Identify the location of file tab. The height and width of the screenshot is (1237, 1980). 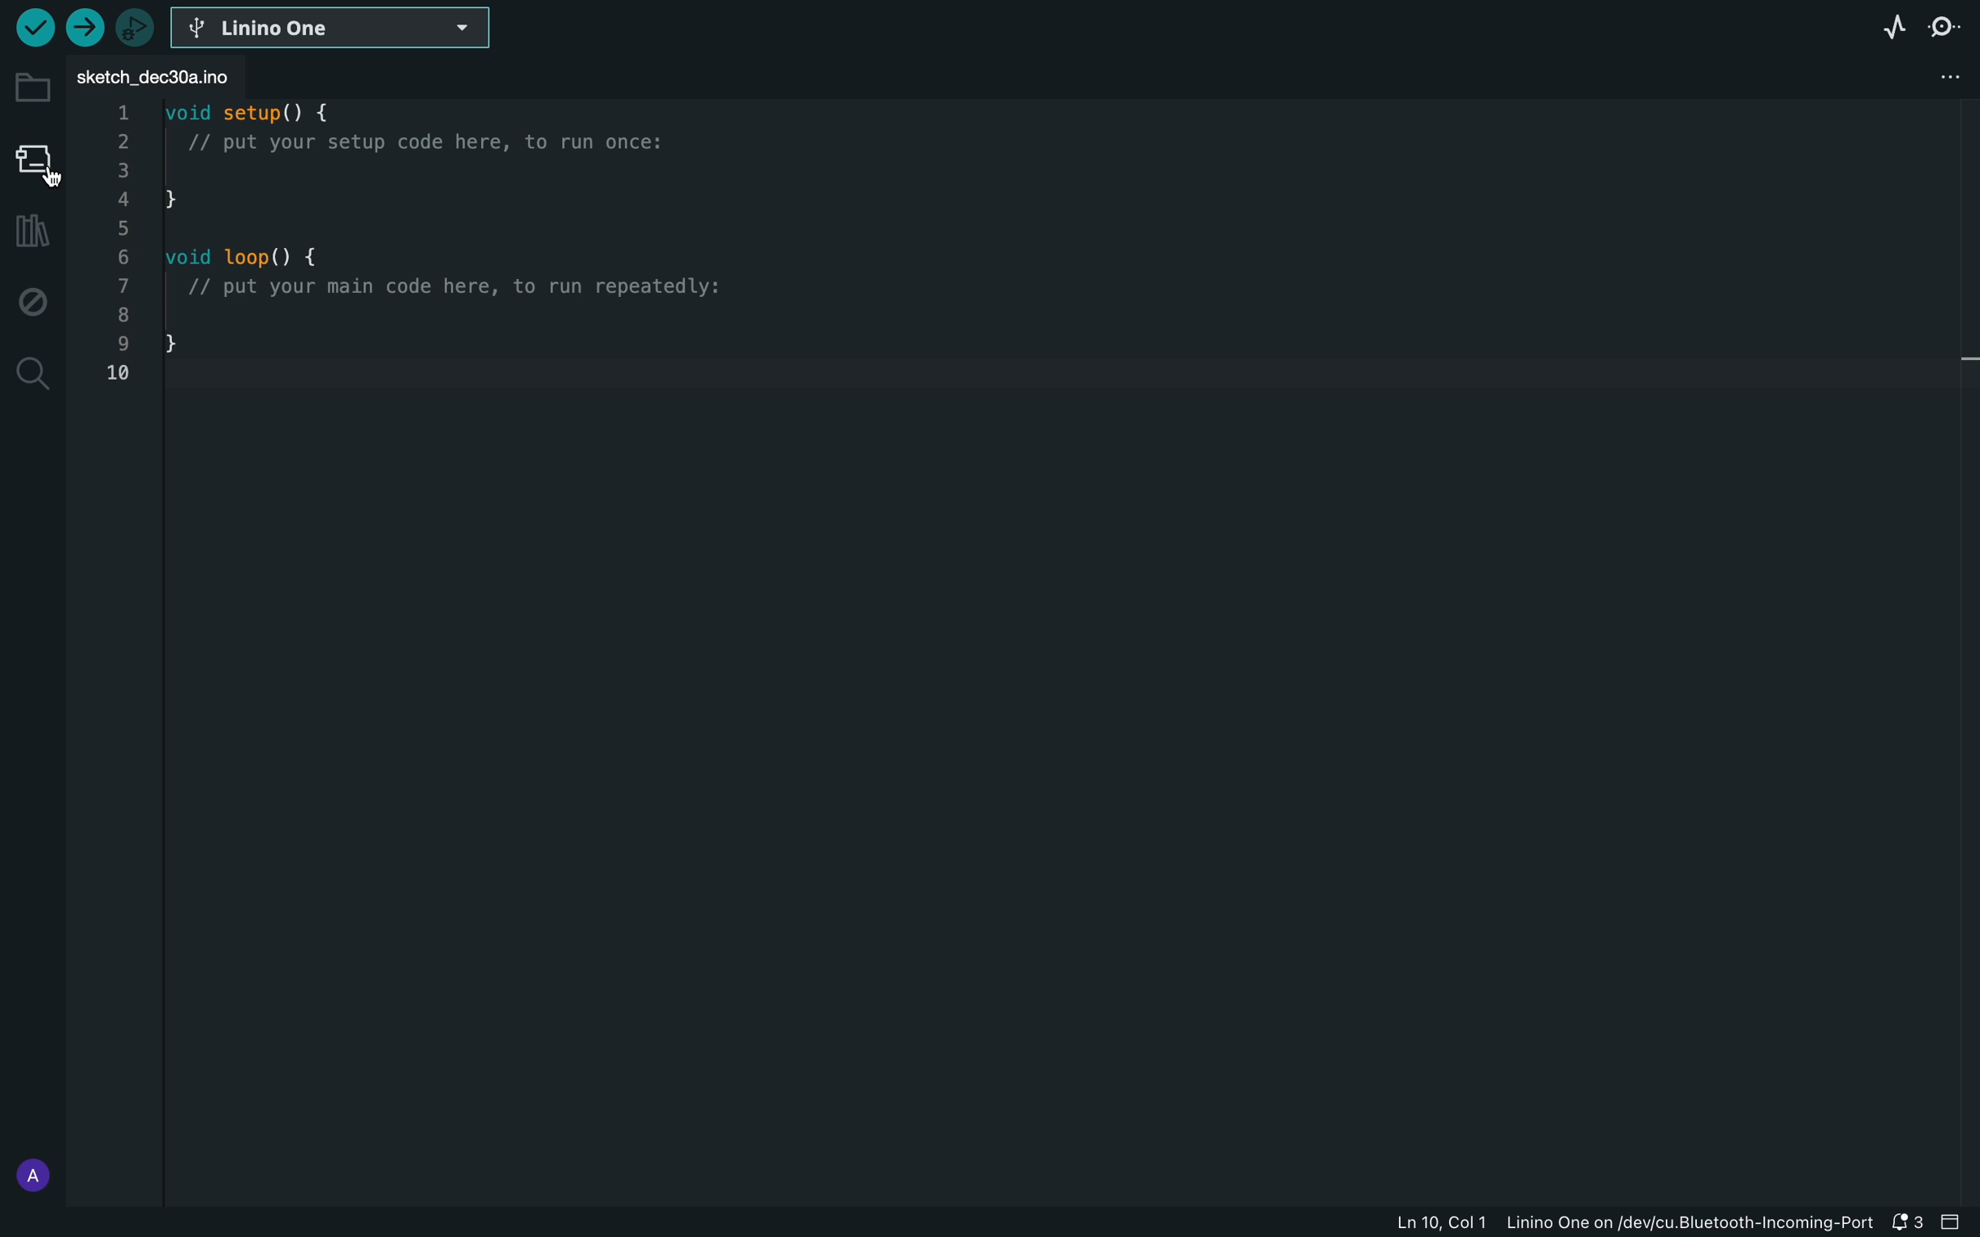
(175, 78).